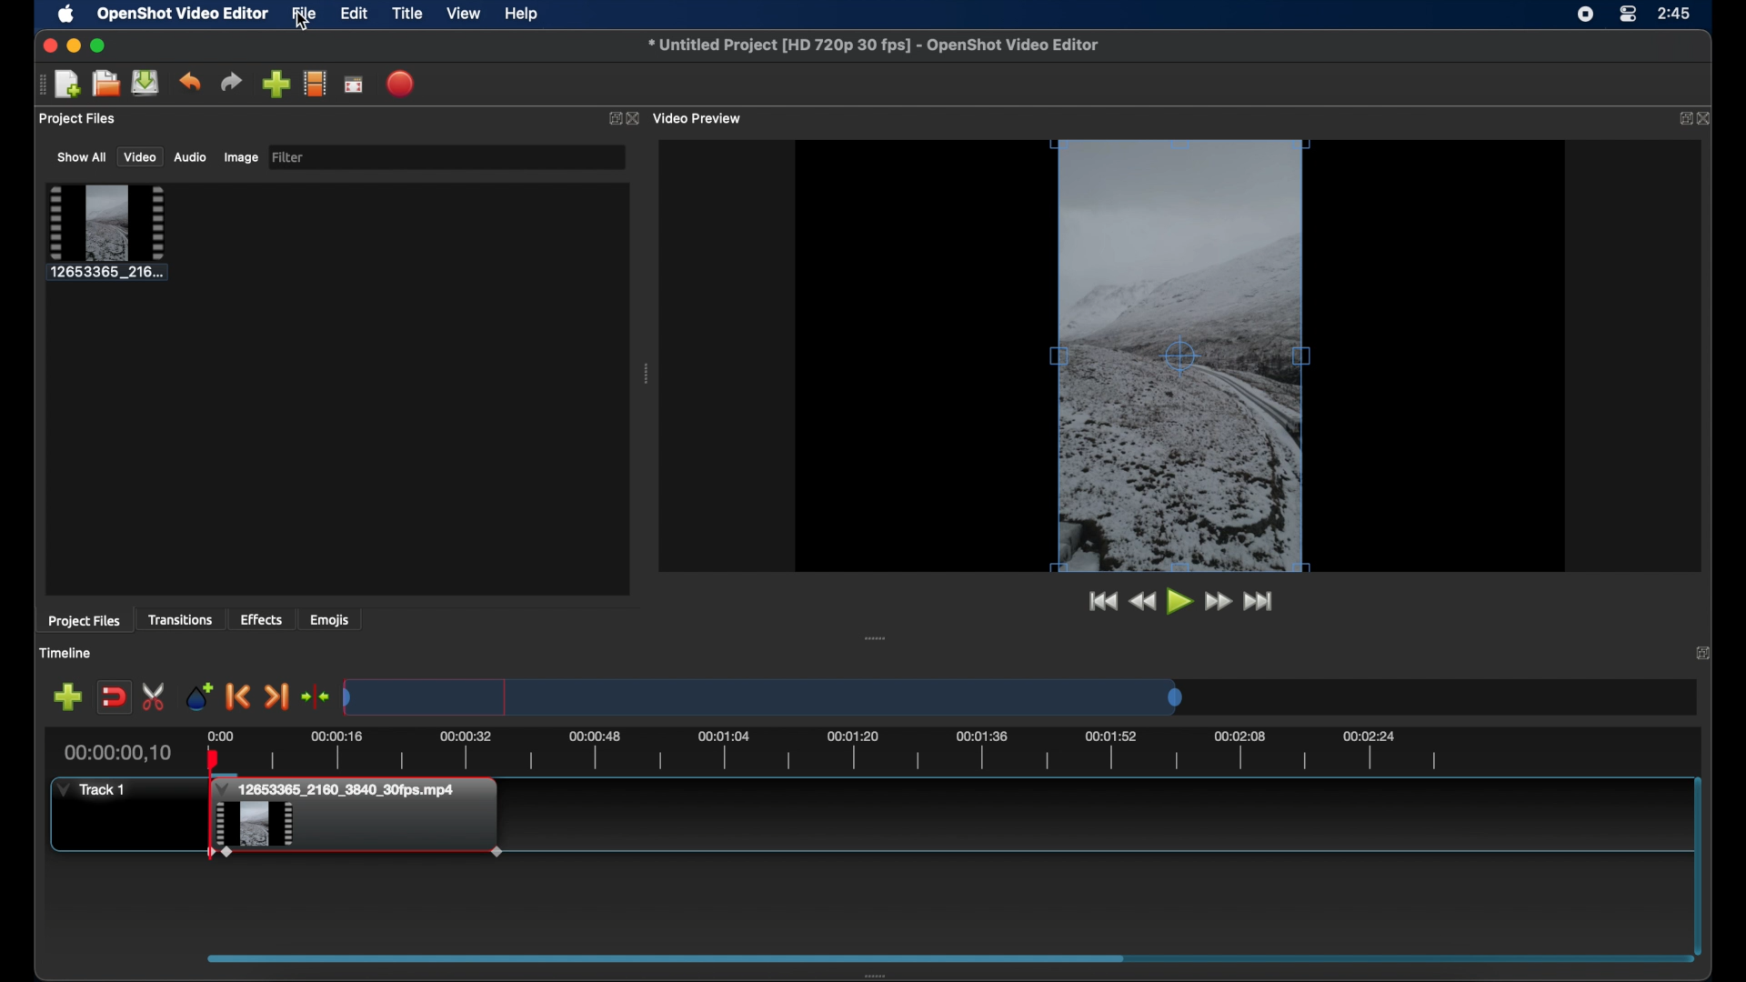  Describe the element at coordinates (1259, 601) in the screenshot. I see `jump to end` at that location.